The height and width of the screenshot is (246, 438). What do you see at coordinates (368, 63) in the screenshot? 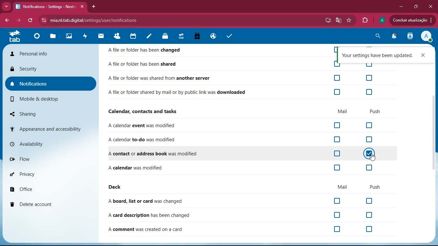
I see `off` at bounding box center [368, 63].